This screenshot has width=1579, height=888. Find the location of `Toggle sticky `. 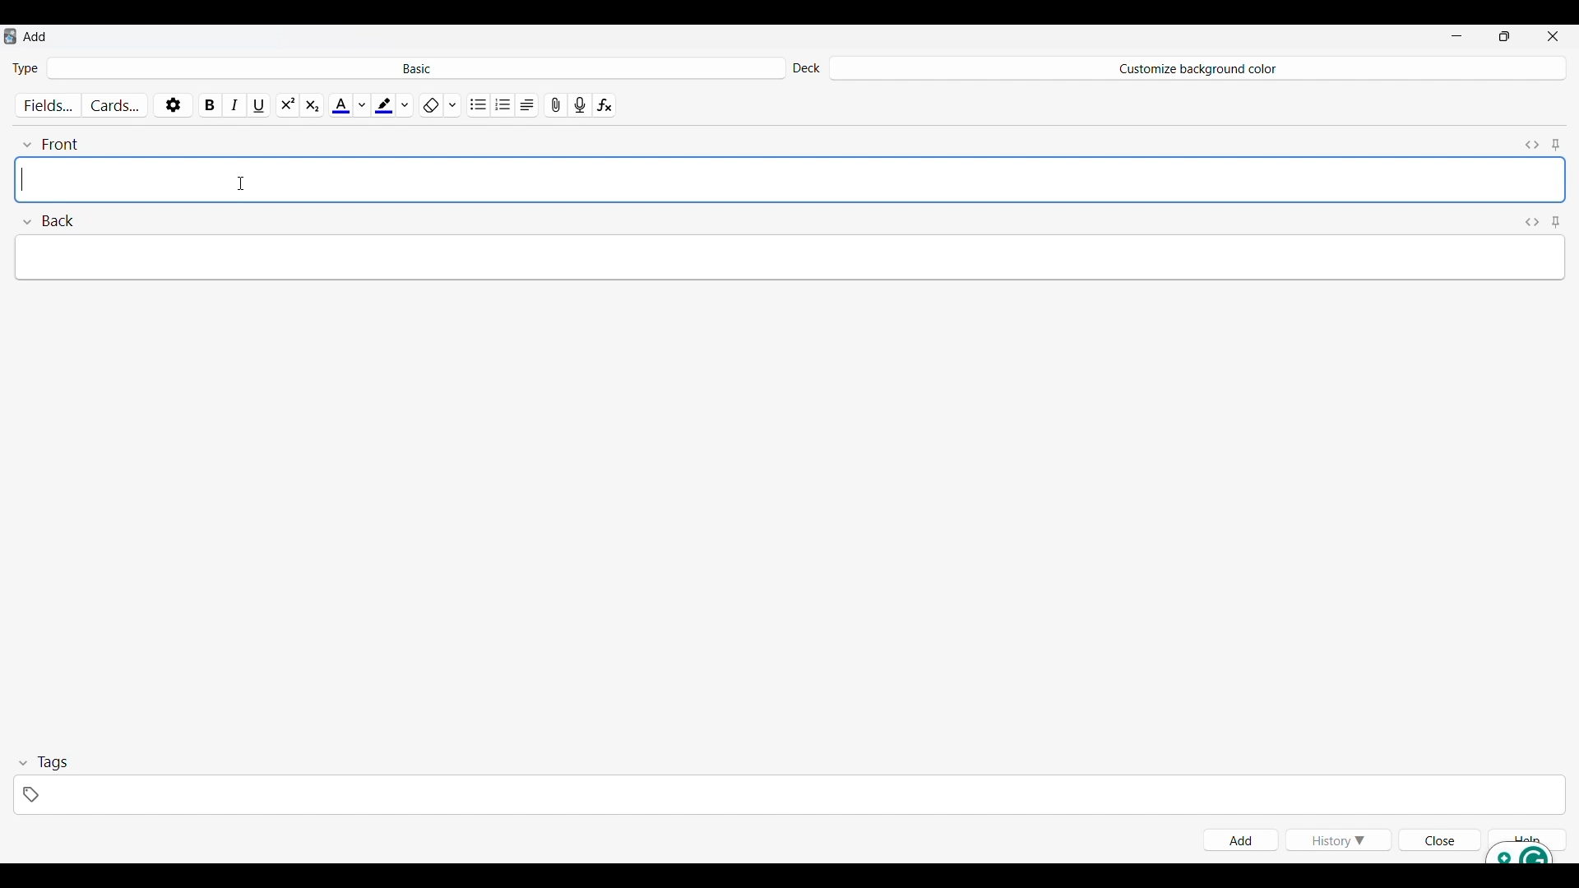

Toggle sticky  is located at coordinates (1555, 143).